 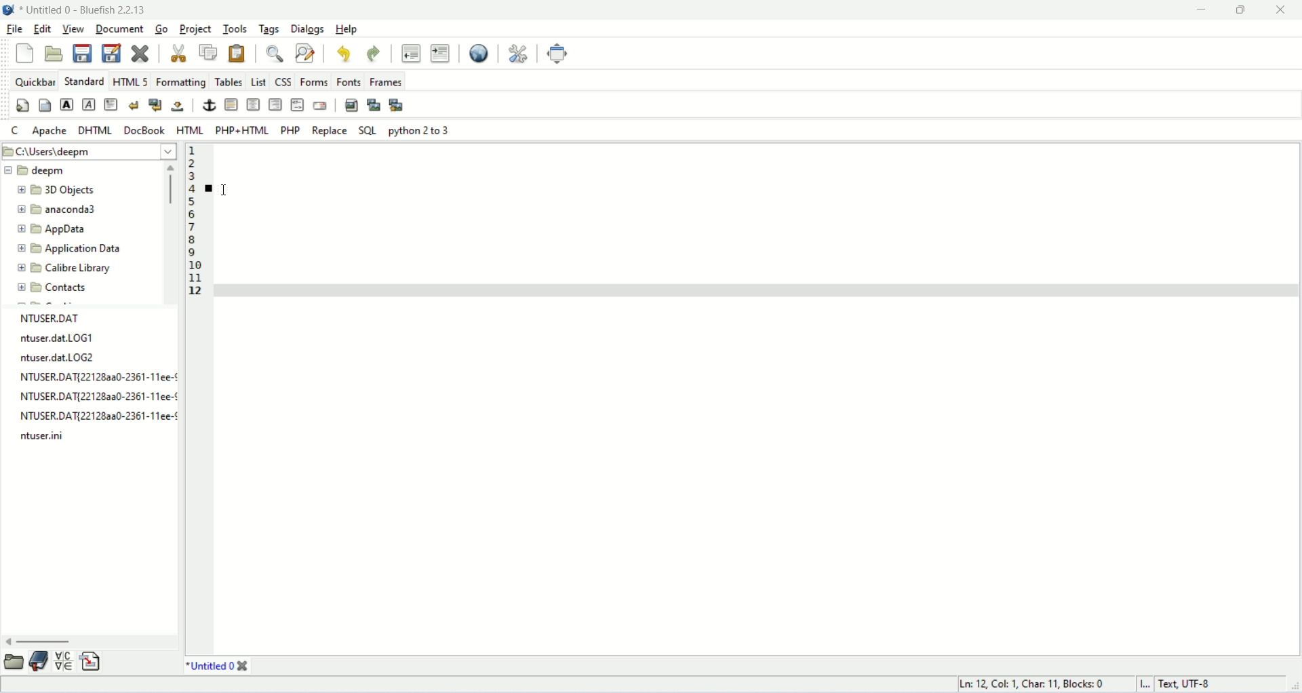 I want to click on PHP+HTML, so click(x=241, y=130).